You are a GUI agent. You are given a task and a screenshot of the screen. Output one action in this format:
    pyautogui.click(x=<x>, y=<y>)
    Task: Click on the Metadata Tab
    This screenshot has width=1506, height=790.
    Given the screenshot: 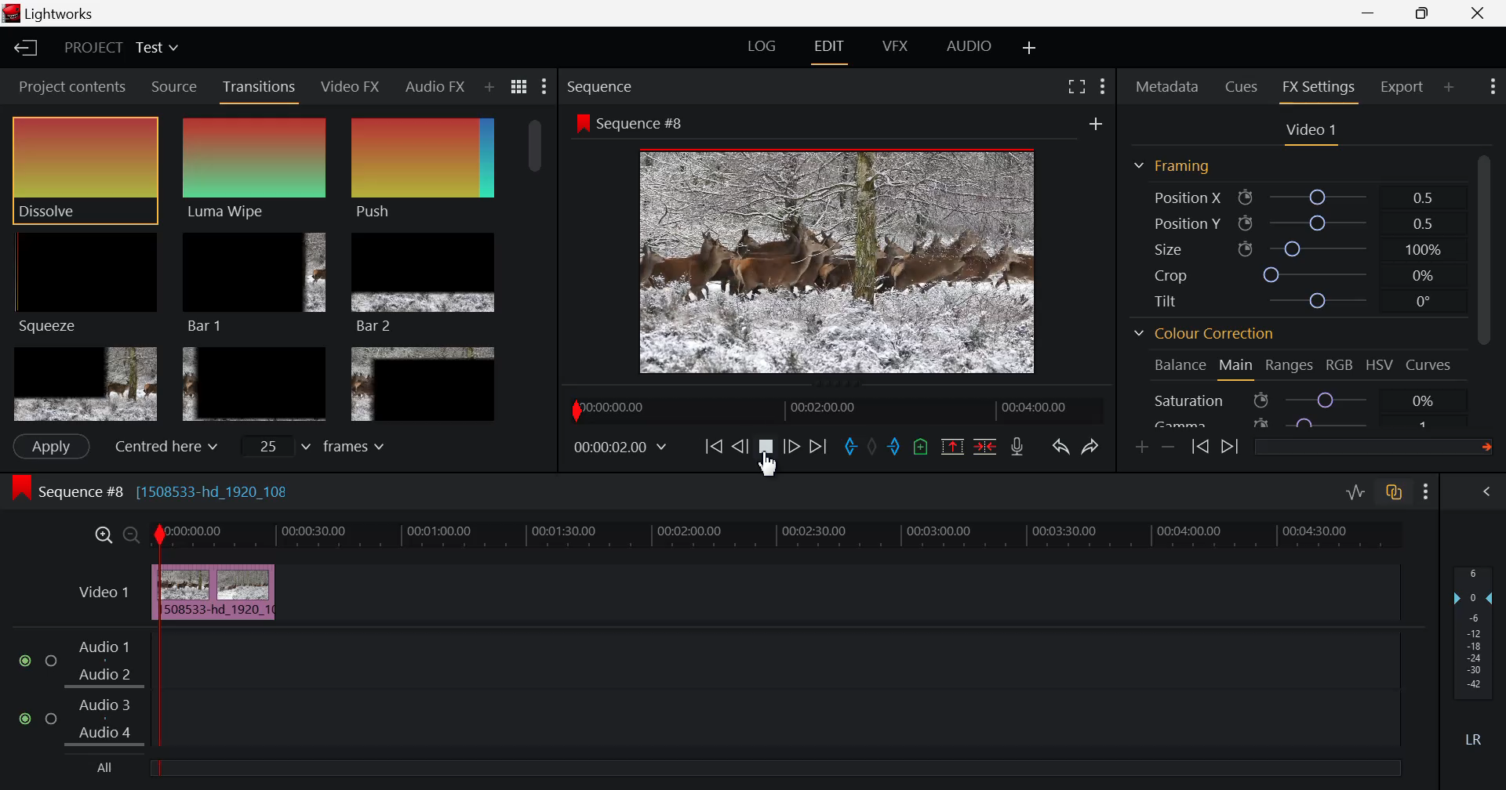 What is the action you would take?
    pyautogui.click(x=1167, y=86)
    